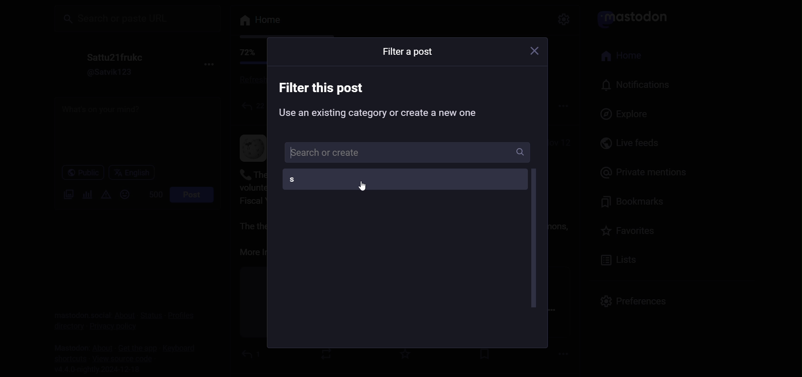 This screenshot has height=377, width=802. I want to click on post, so click(192, 195).